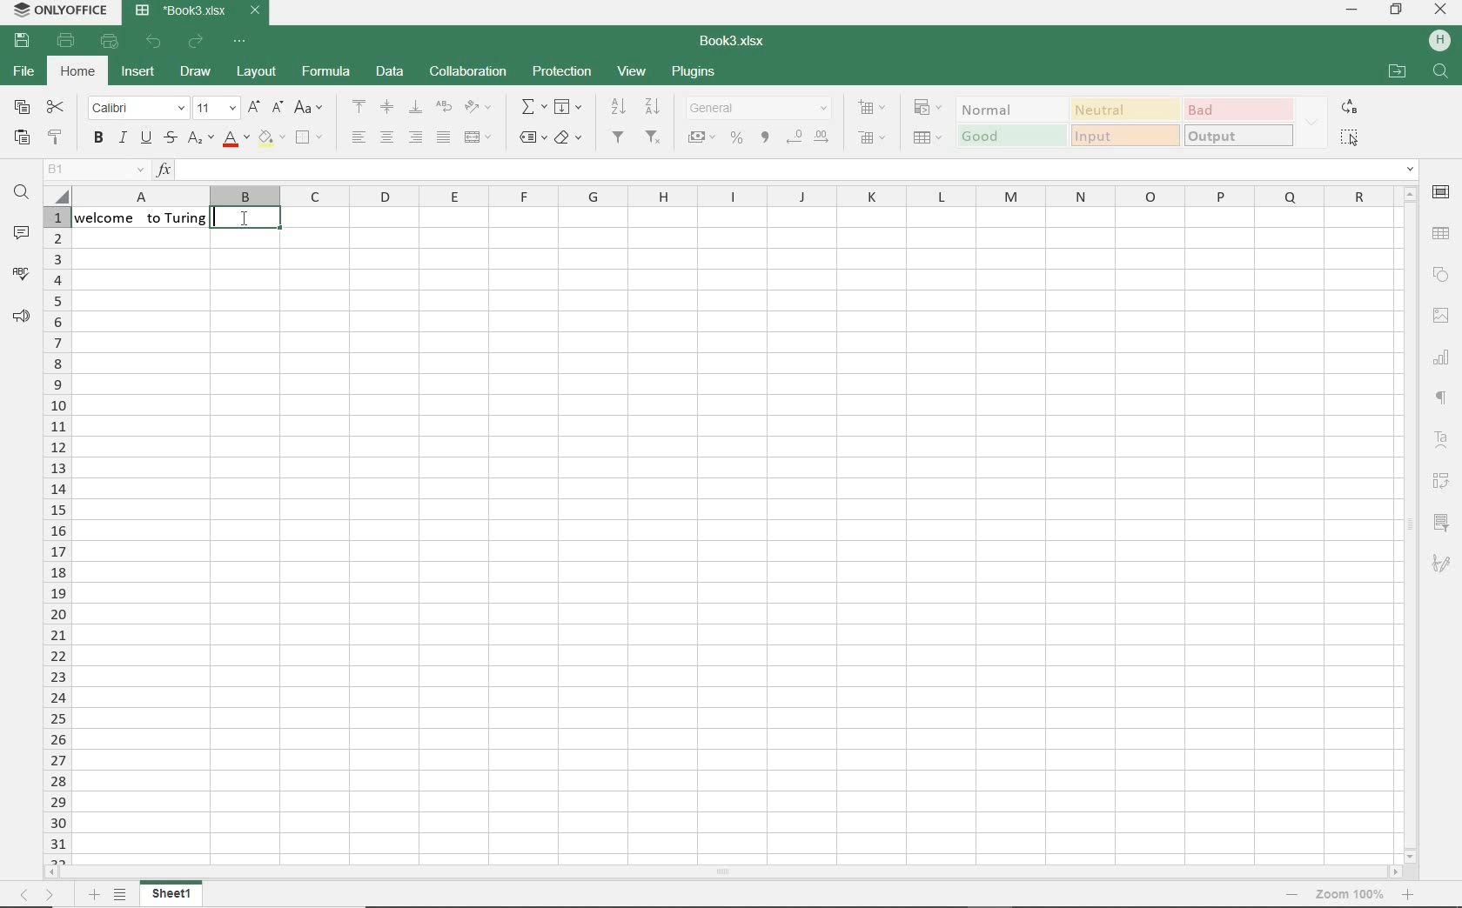 This screenshot has height=908, width=1462. I want to click on list of sheets, so click(121, 895).